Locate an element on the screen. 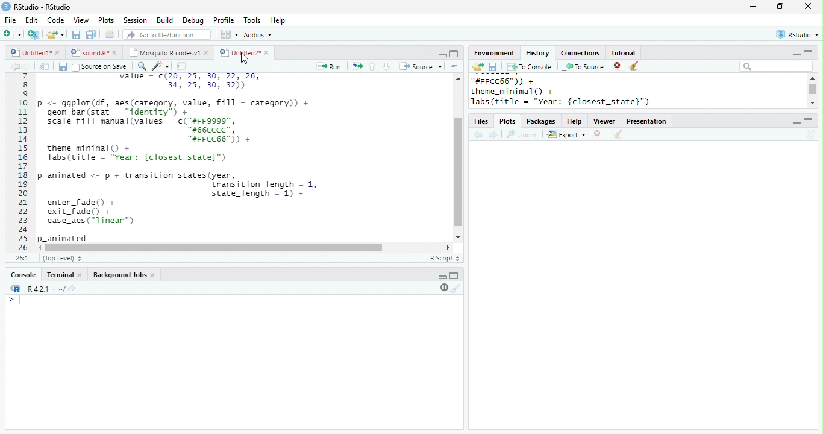  close is located at coordinates (116, 53).